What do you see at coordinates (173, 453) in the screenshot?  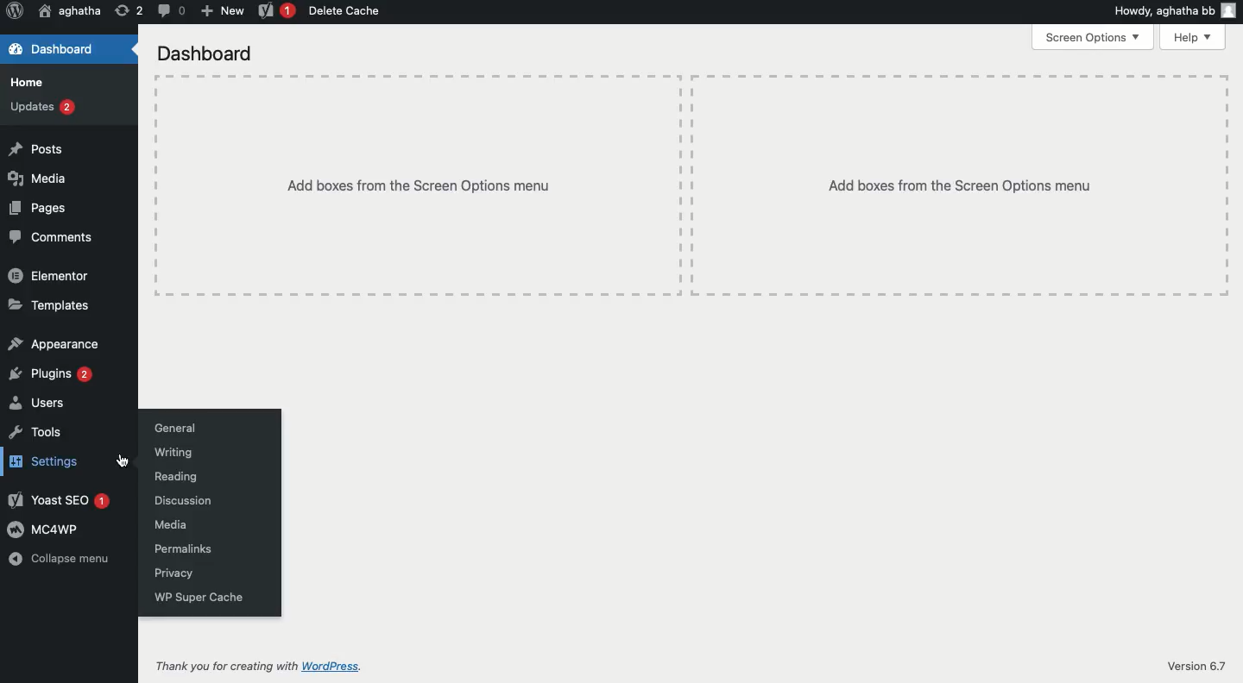 I see `Writing` at bounding box center [173, 453].